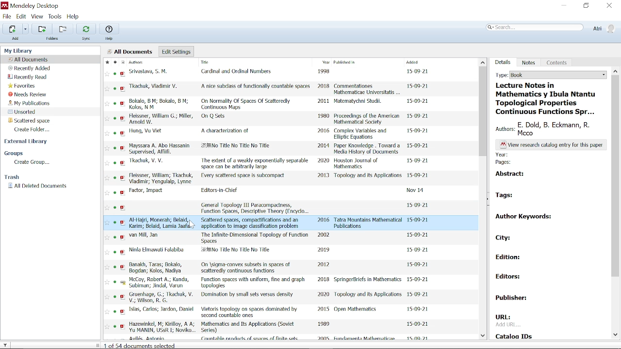 The height and width of the screenshot is (349, 621). I want to click on help, so click(110, 39).